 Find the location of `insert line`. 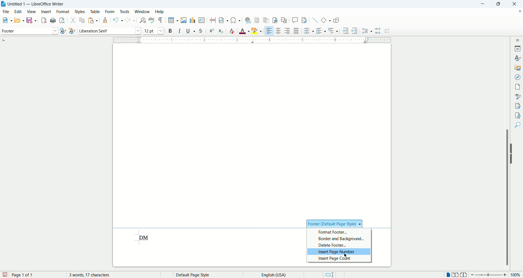

insert line is located at coordinates (314, 20).